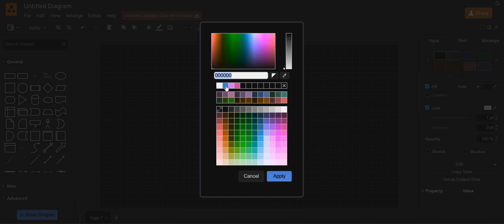  What do you see at coordinates (48, 100) in the screenshot?
I see `cloud` at bounding box center [48, 100].